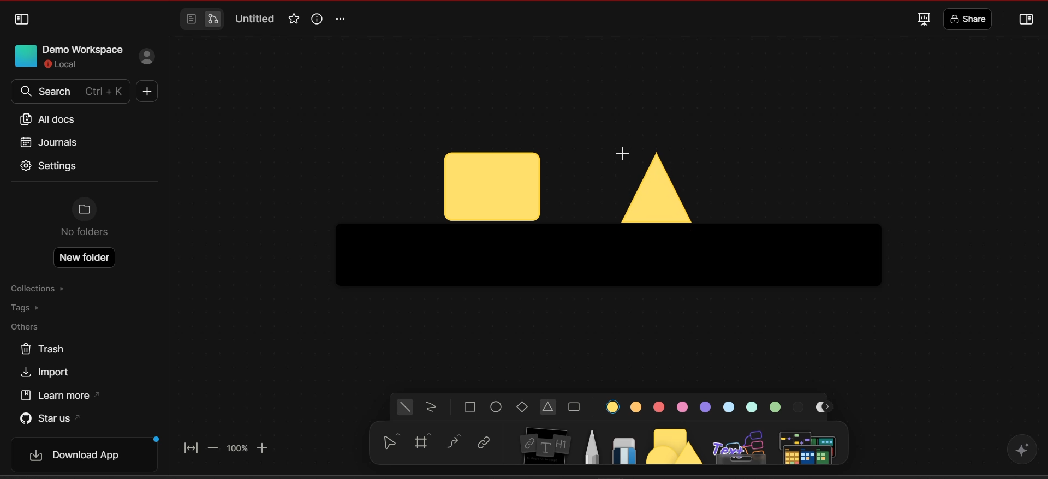  I want to click on additional tools, so click(809, 446).